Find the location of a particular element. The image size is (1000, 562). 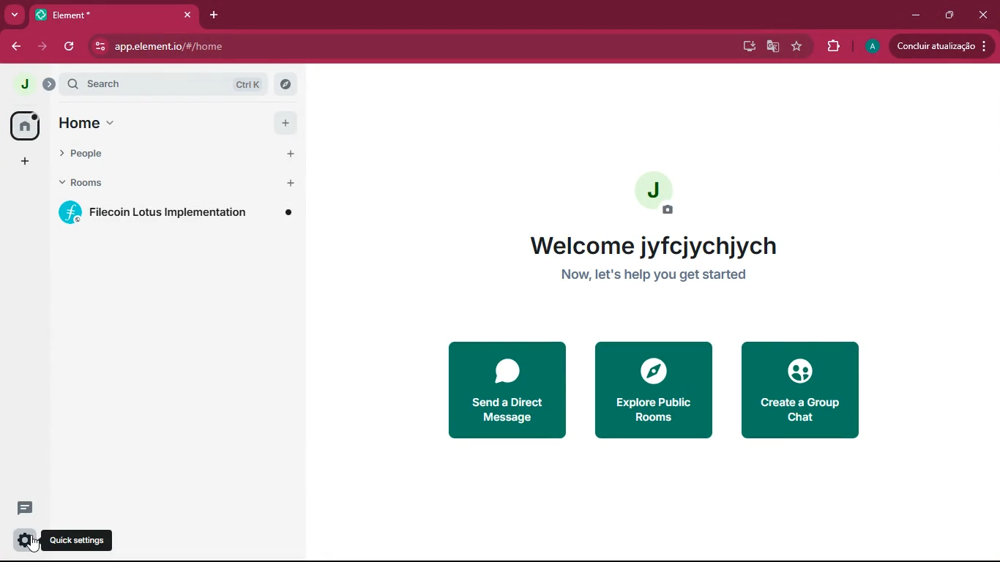

back is located at coordinates (15, 47).